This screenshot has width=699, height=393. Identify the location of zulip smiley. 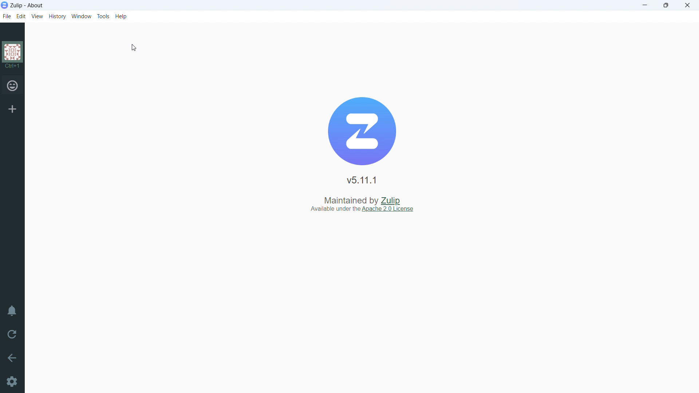
(13, 87).